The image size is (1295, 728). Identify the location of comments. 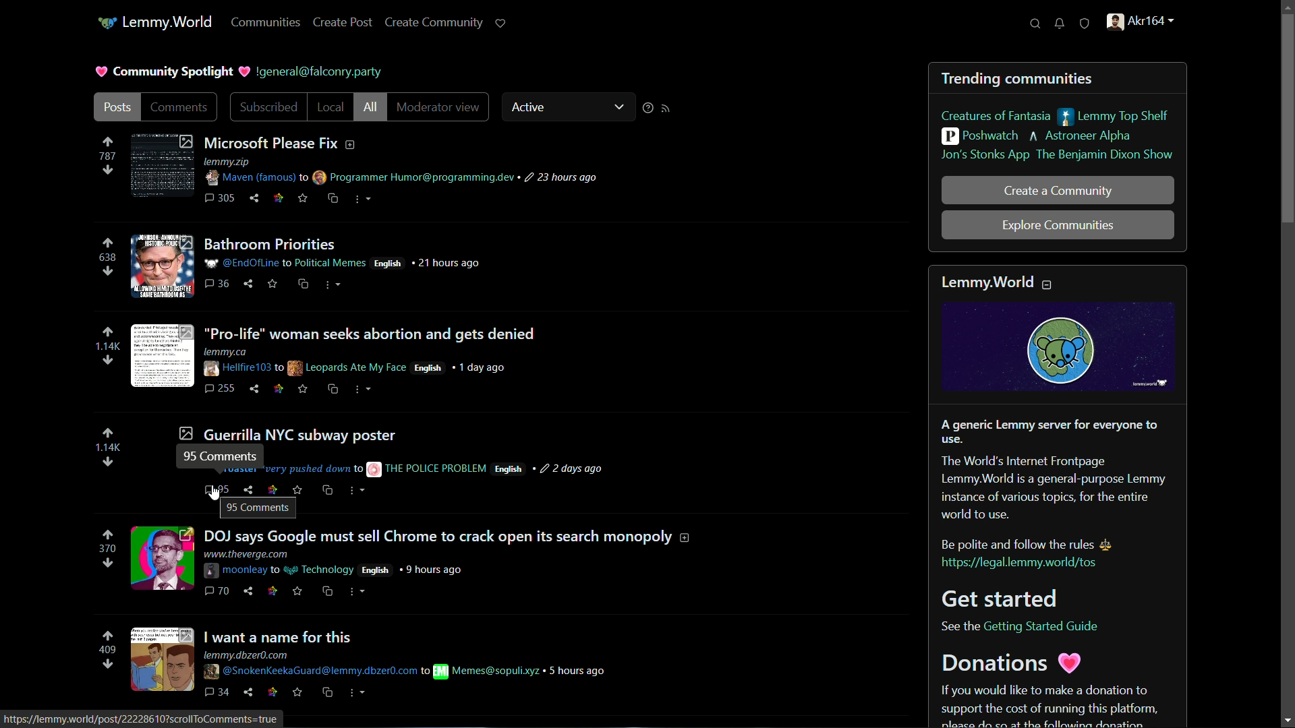
(221, 198).